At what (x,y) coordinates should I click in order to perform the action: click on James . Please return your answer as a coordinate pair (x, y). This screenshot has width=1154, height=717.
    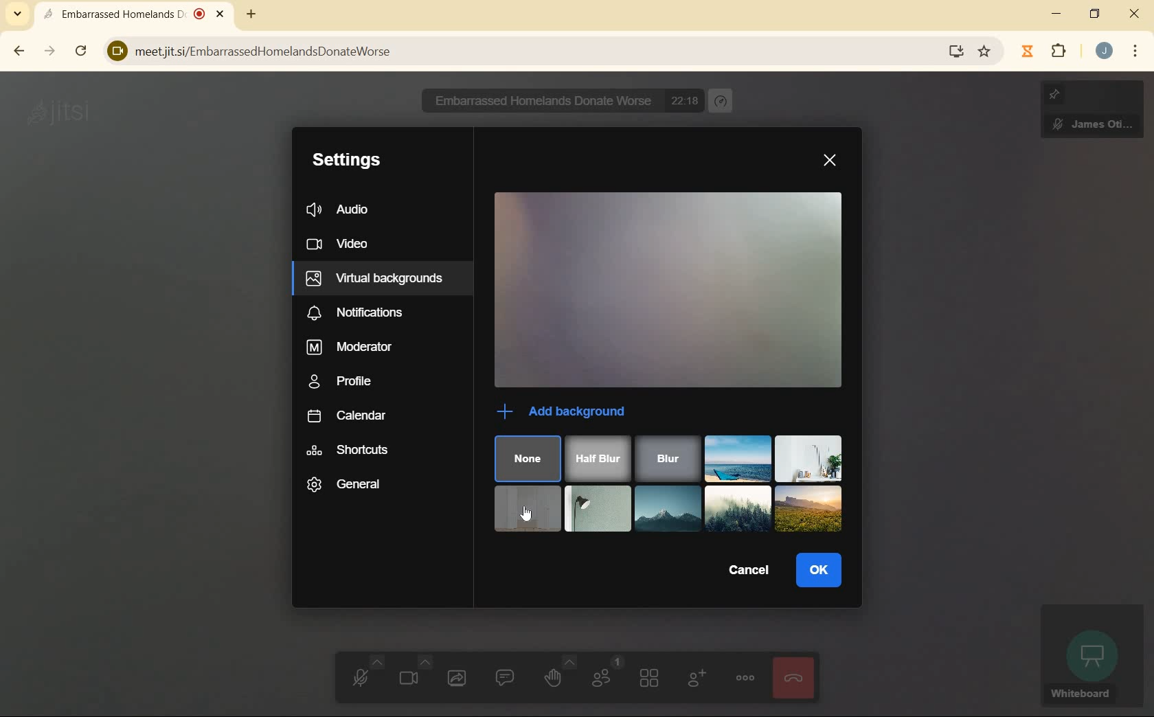
    Looking at the image, I should click on (1092, 114).